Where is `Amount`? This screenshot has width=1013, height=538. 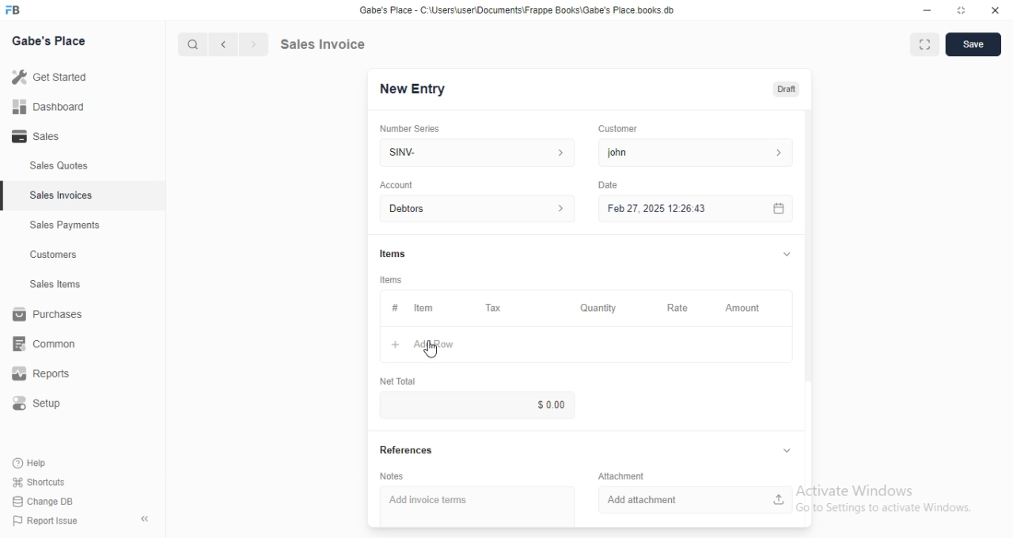 Amount is located at coordinates (746, 309).